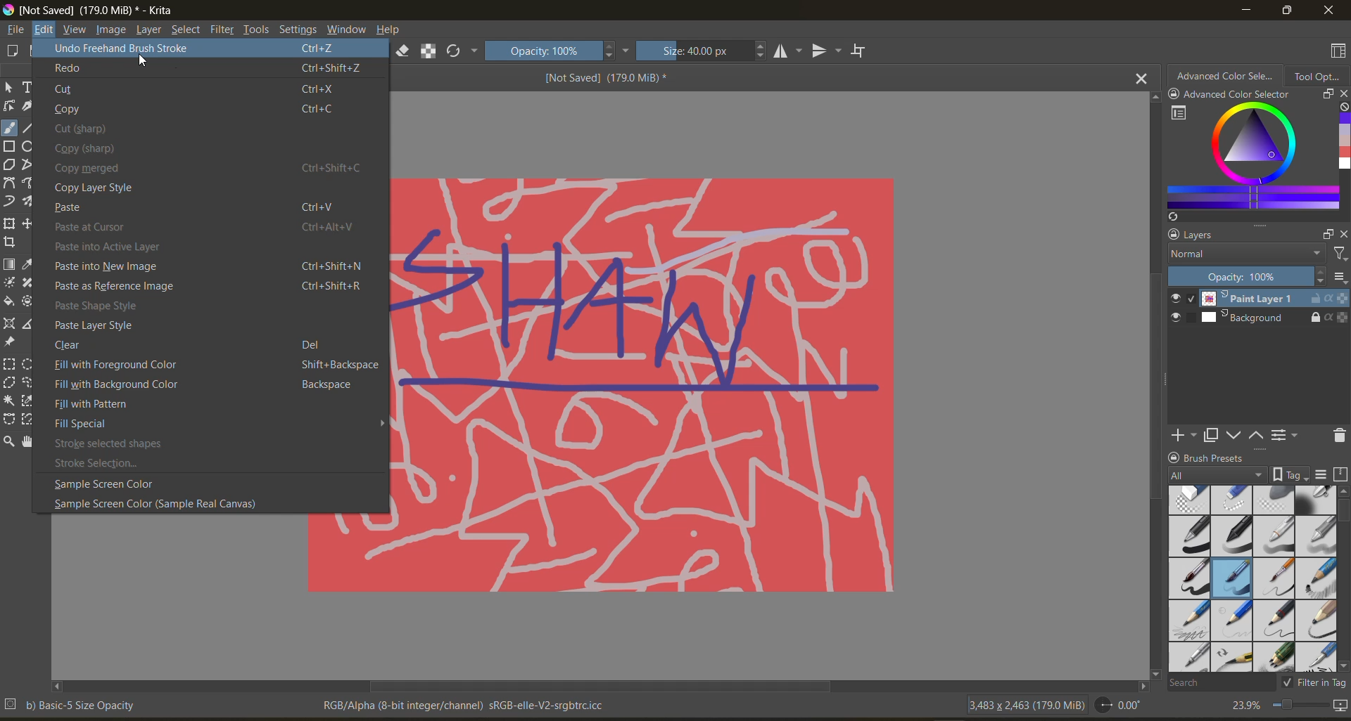 This screenshot has width=1351, height=721. Describe the element at coordinates (1343, 476) in the screenshot. I see `storage resources` at that location.